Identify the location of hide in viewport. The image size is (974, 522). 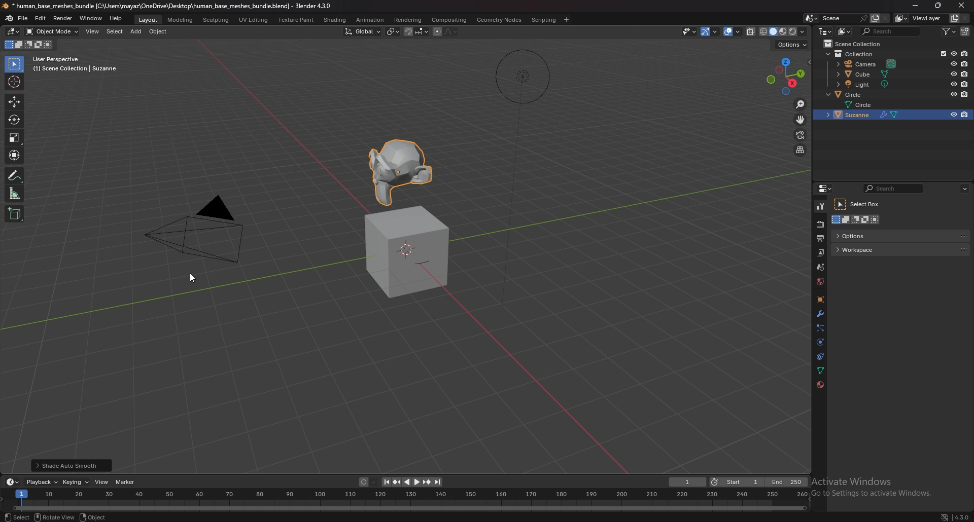
(952, 73).